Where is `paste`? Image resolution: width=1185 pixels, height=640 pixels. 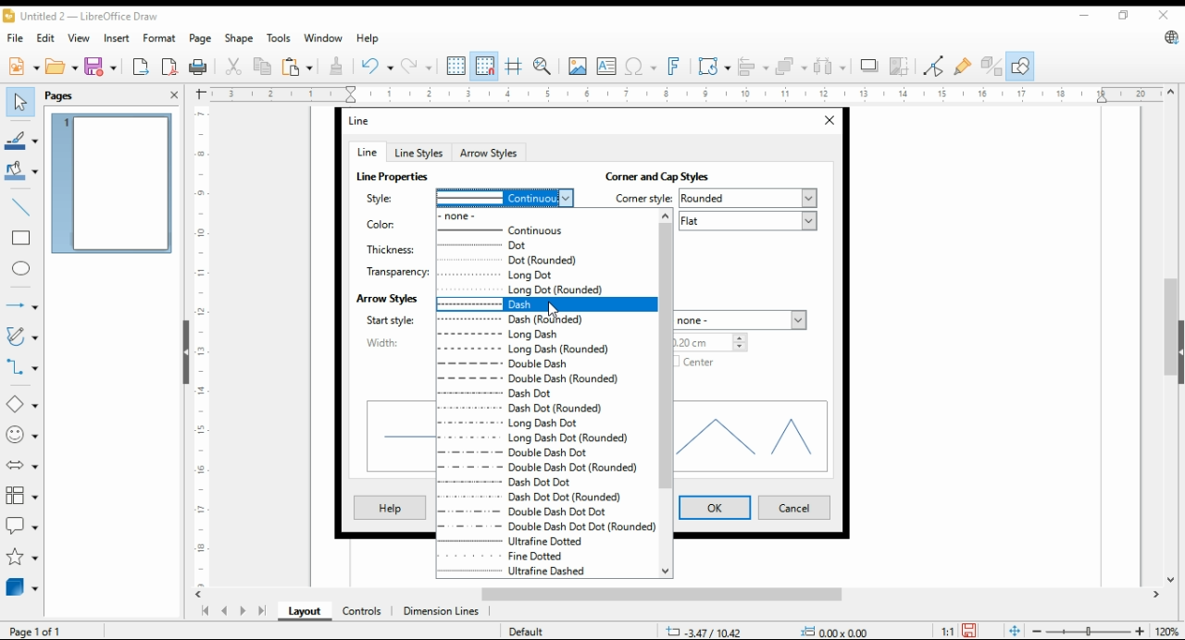
paste is located at coordinates (297, 66).